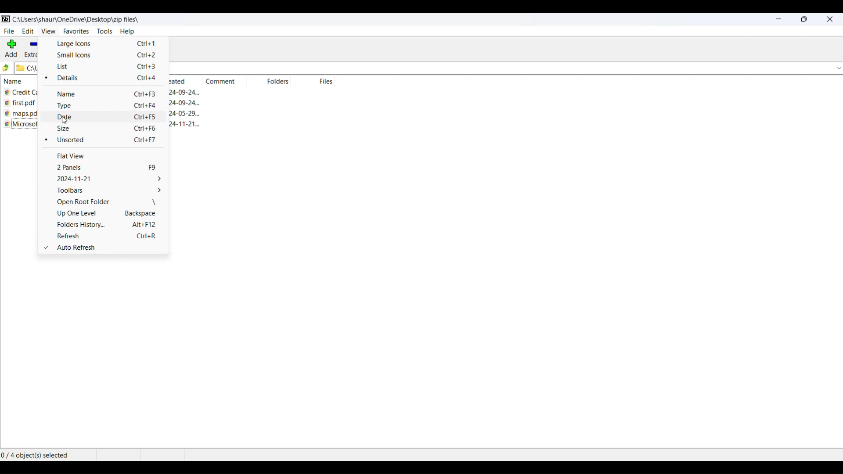 This screenshot has width=843, height=474. What do you see at coordinates (221, 81) in the screenshot?
I see `comment` at bounding box center [221, 81].